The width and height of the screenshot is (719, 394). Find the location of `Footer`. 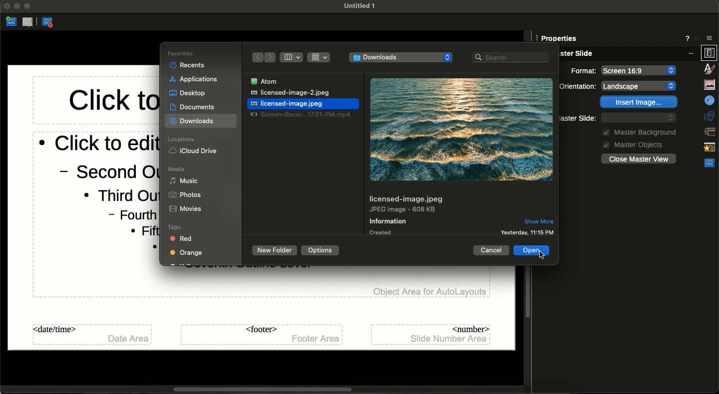

Footer is located at coordinates (262, 334).